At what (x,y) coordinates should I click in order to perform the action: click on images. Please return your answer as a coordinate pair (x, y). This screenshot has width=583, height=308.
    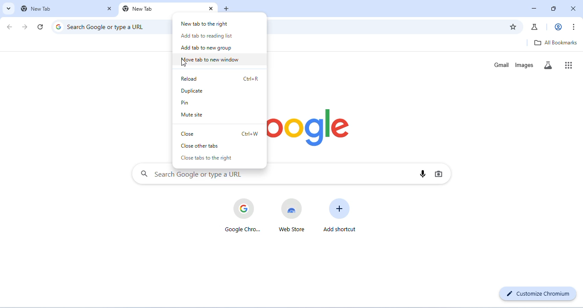
    Looking at the image, I should click on (525, 65).